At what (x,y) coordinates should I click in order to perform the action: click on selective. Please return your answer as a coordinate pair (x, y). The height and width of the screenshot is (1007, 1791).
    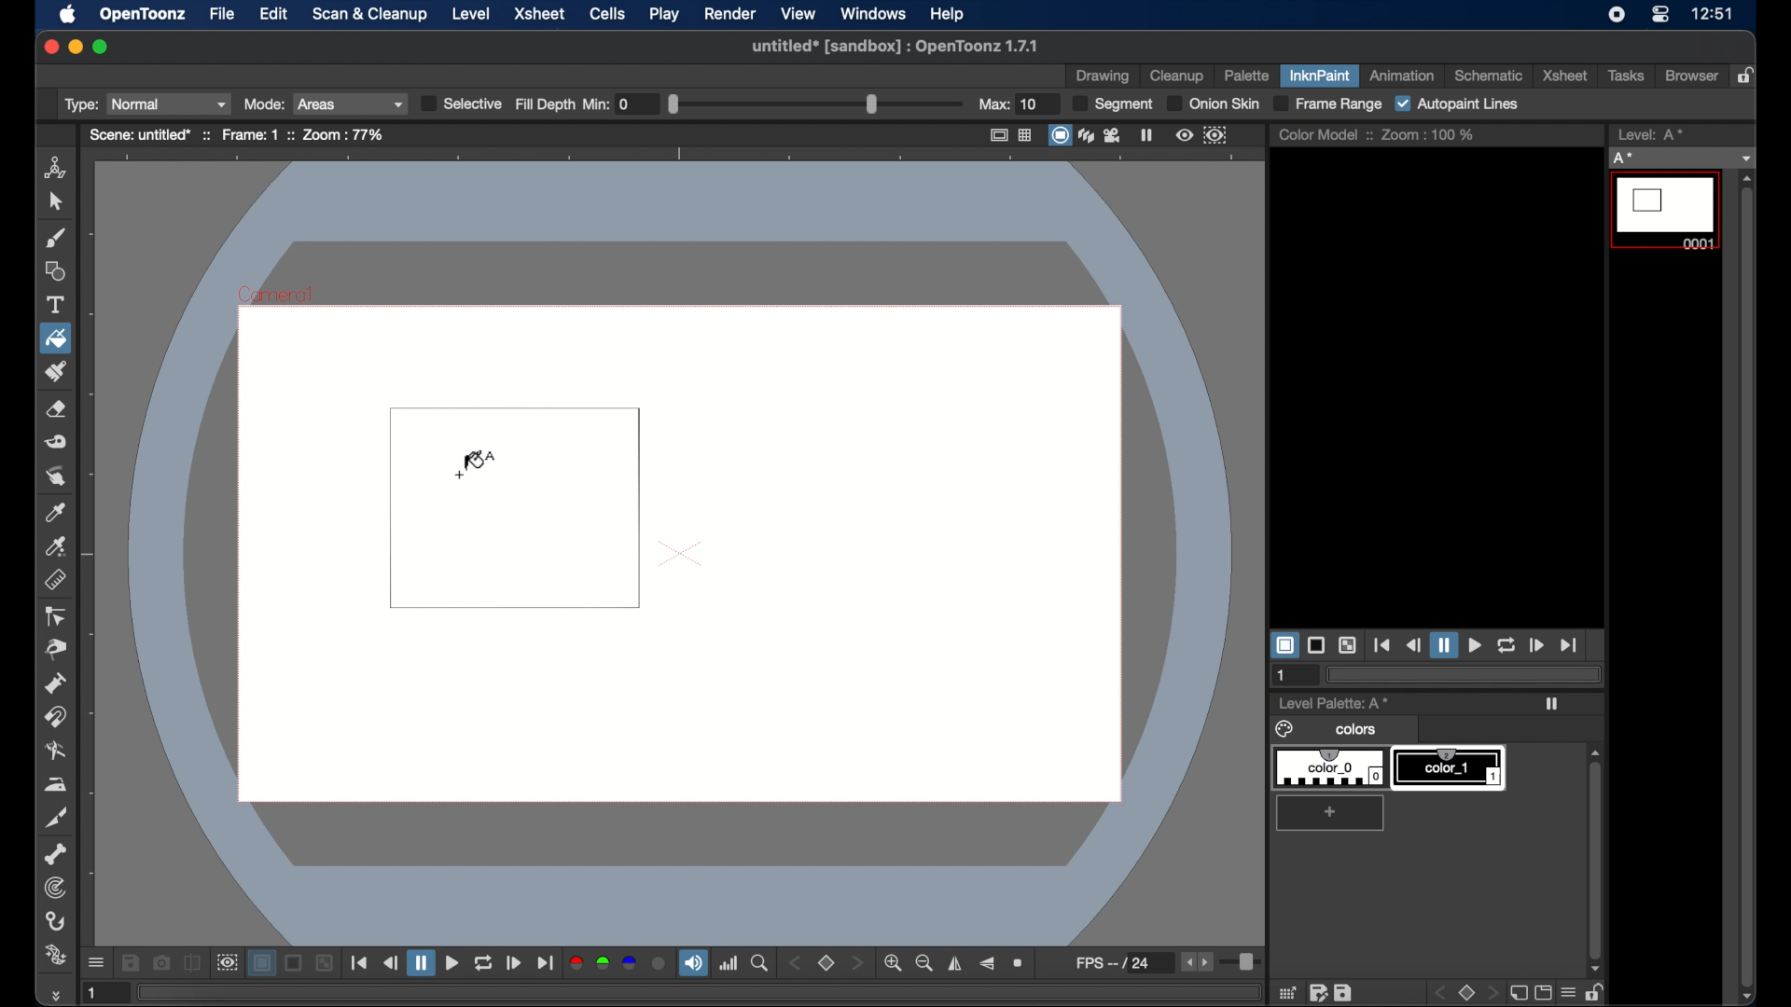
    Looking at the image, I should click on (459, 103).